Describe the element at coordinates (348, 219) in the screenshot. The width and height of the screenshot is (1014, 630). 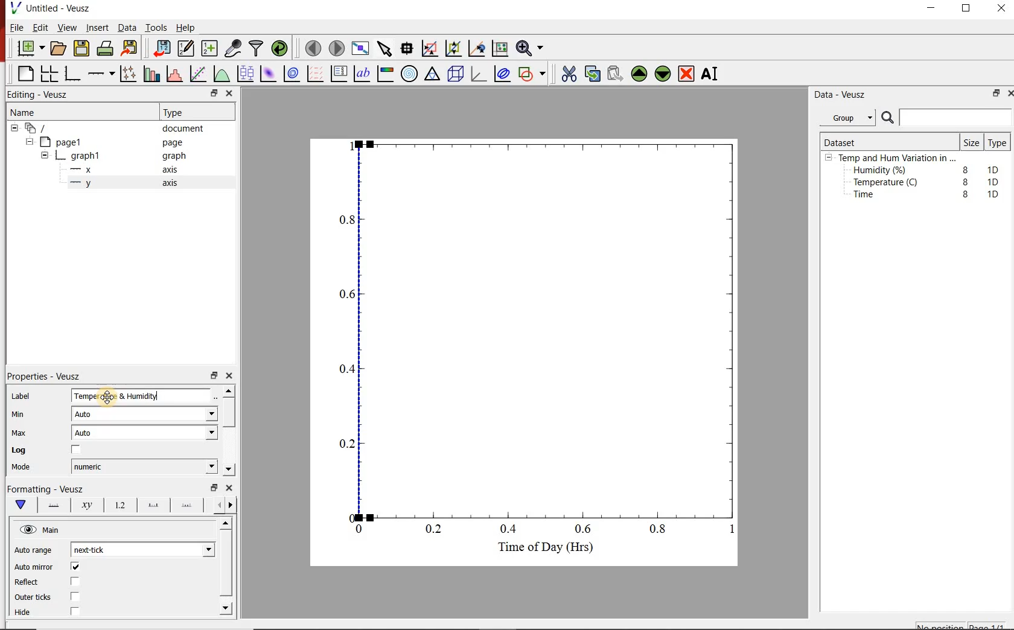
I see `0.8` at that location.